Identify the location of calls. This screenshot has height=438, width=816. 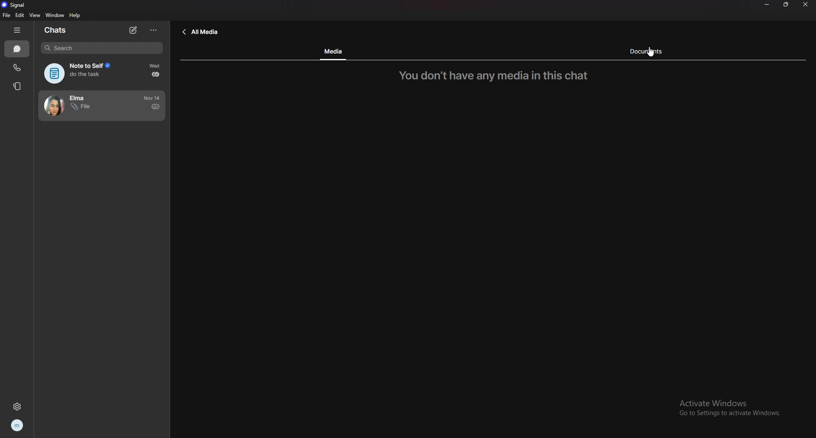
(17, 68).